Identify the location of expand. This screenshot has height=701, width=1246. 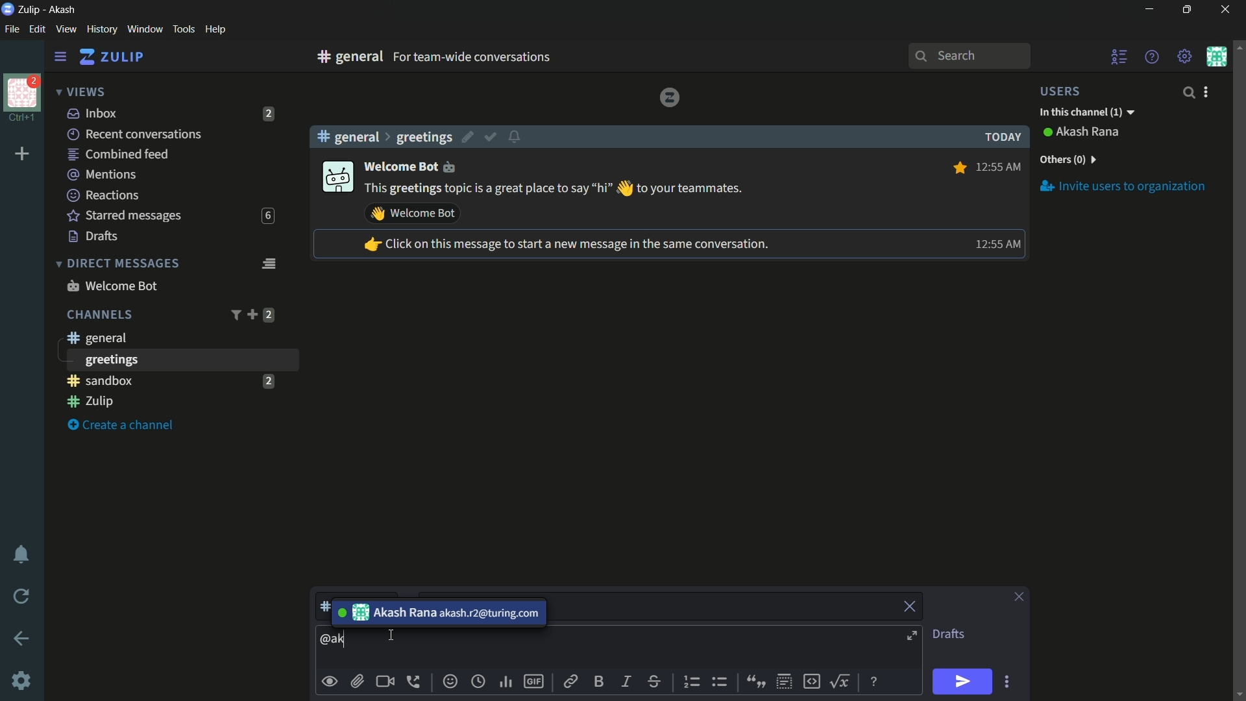
(914, 637).